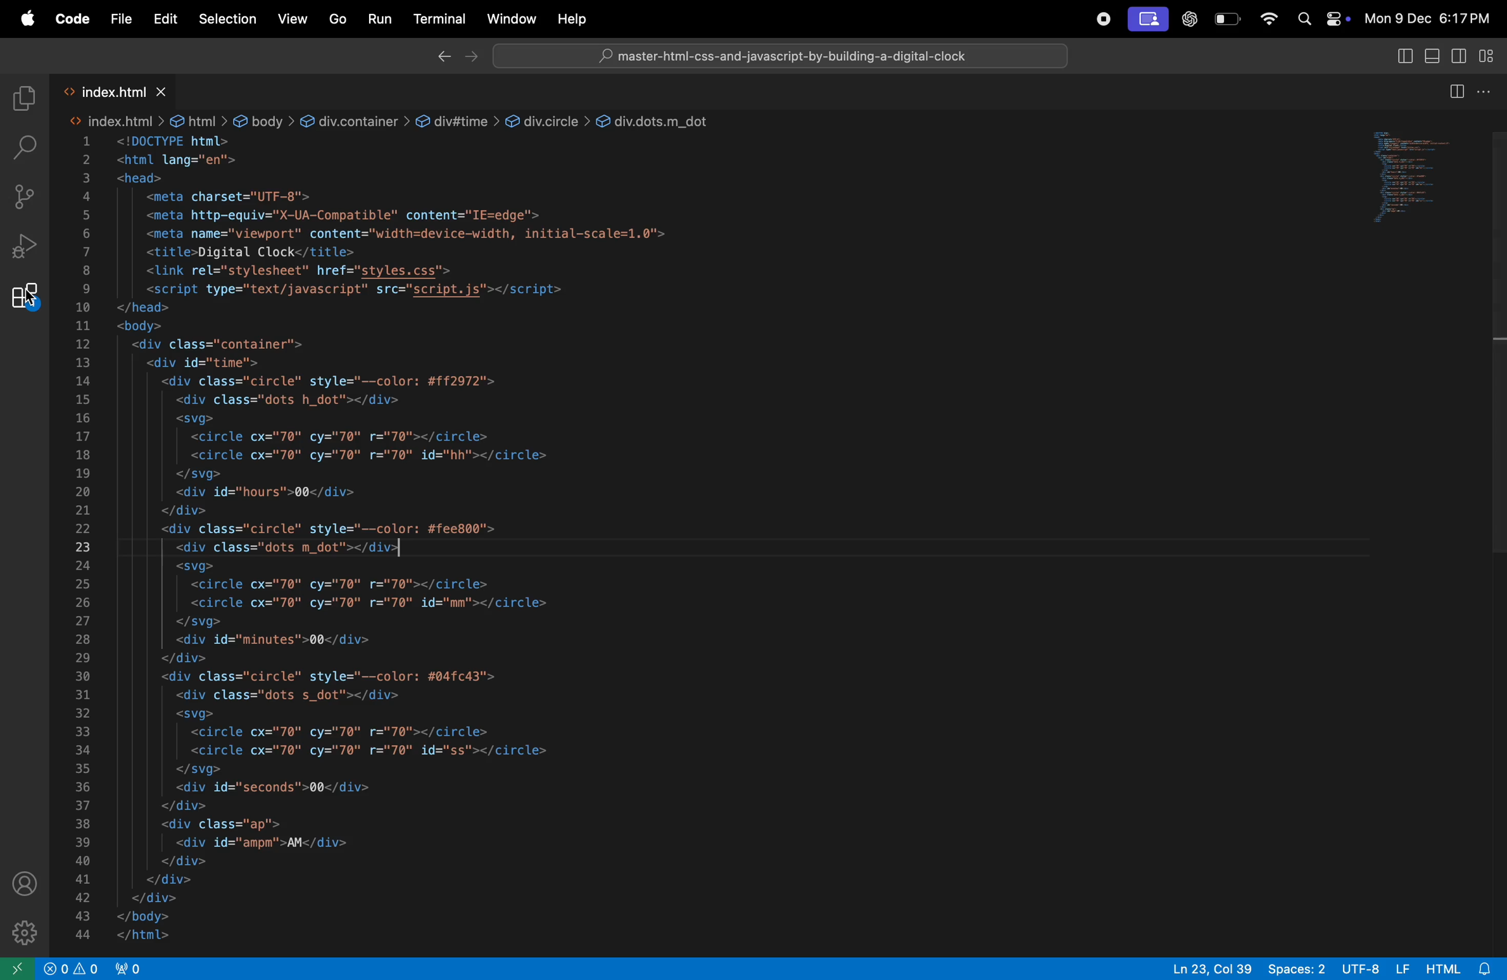 This screenshot has height=980, width=1507. I want to click on Run, so click(381, 18).